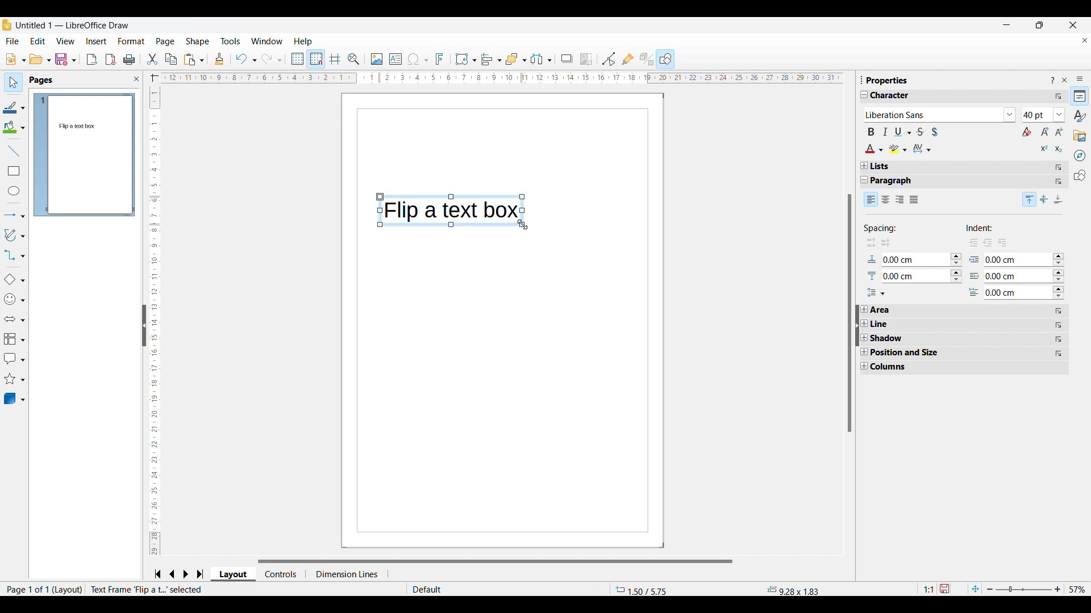 Image resolution: width=1091 pixels, height=613 pixels. I want to click on Horizontal ruler, so click(494, 78).